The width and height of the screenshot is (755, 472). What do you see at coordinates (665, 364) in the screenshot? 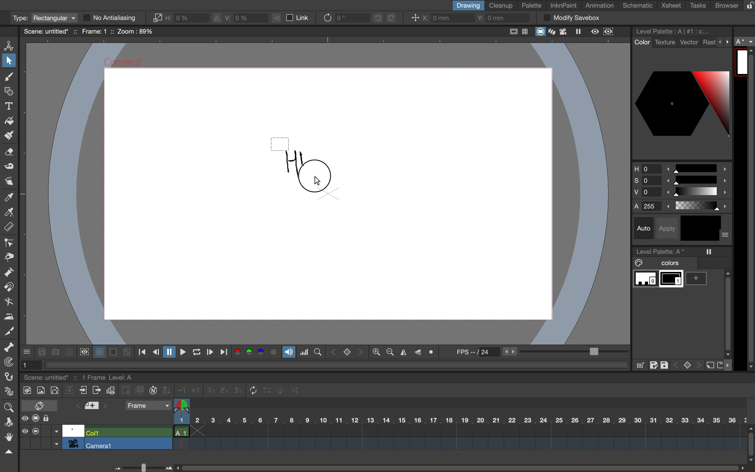
I see `save` at bounding box center [665, 364].